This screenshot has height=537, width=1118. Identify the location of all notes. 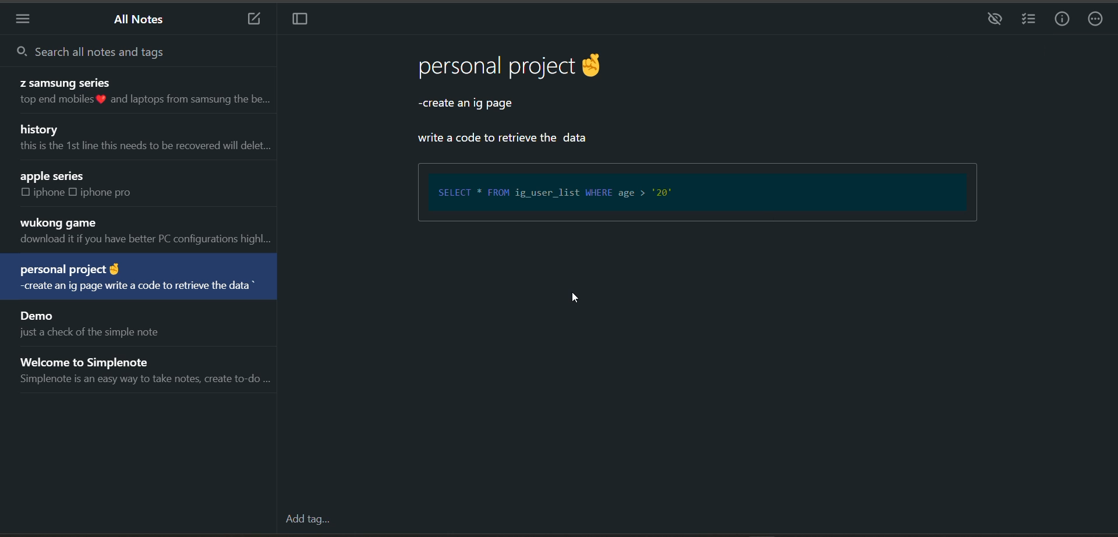
(140, 22).